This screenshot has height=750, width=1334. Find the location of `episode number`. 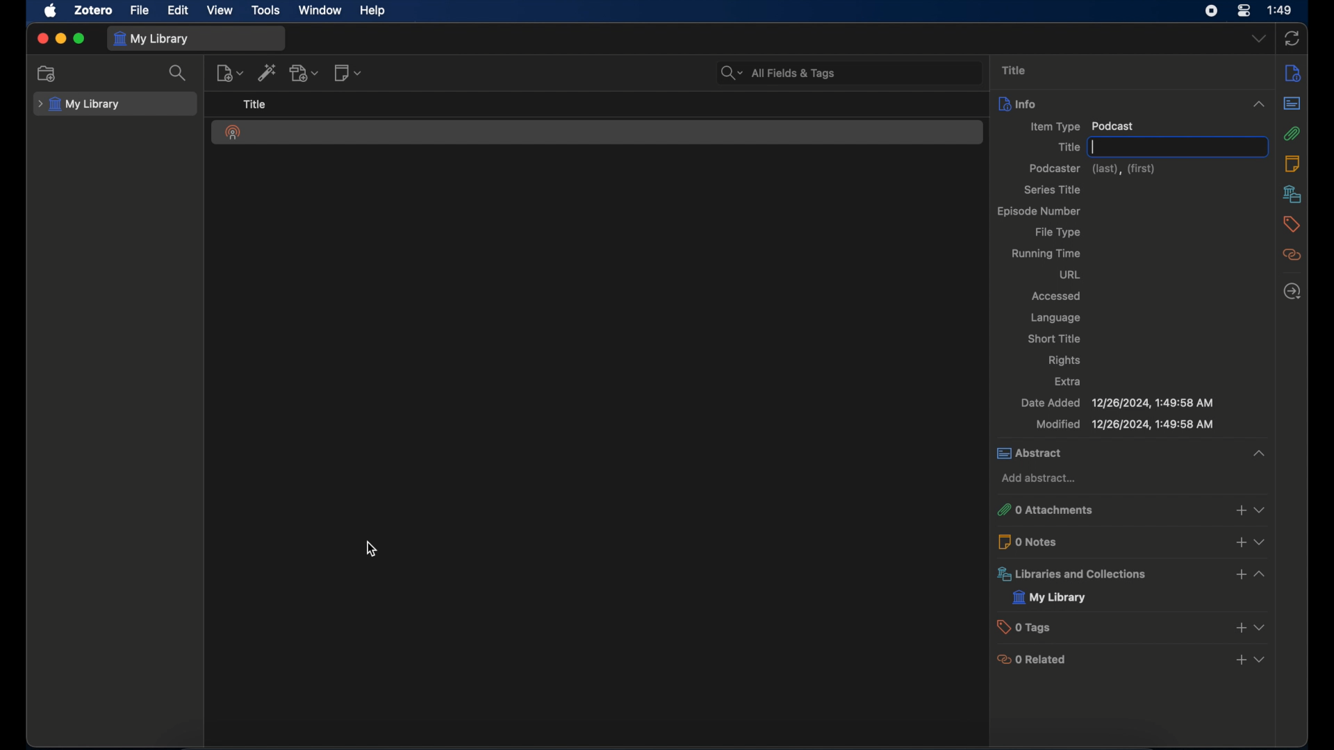

episode number is located at coordinates (1037, 212).